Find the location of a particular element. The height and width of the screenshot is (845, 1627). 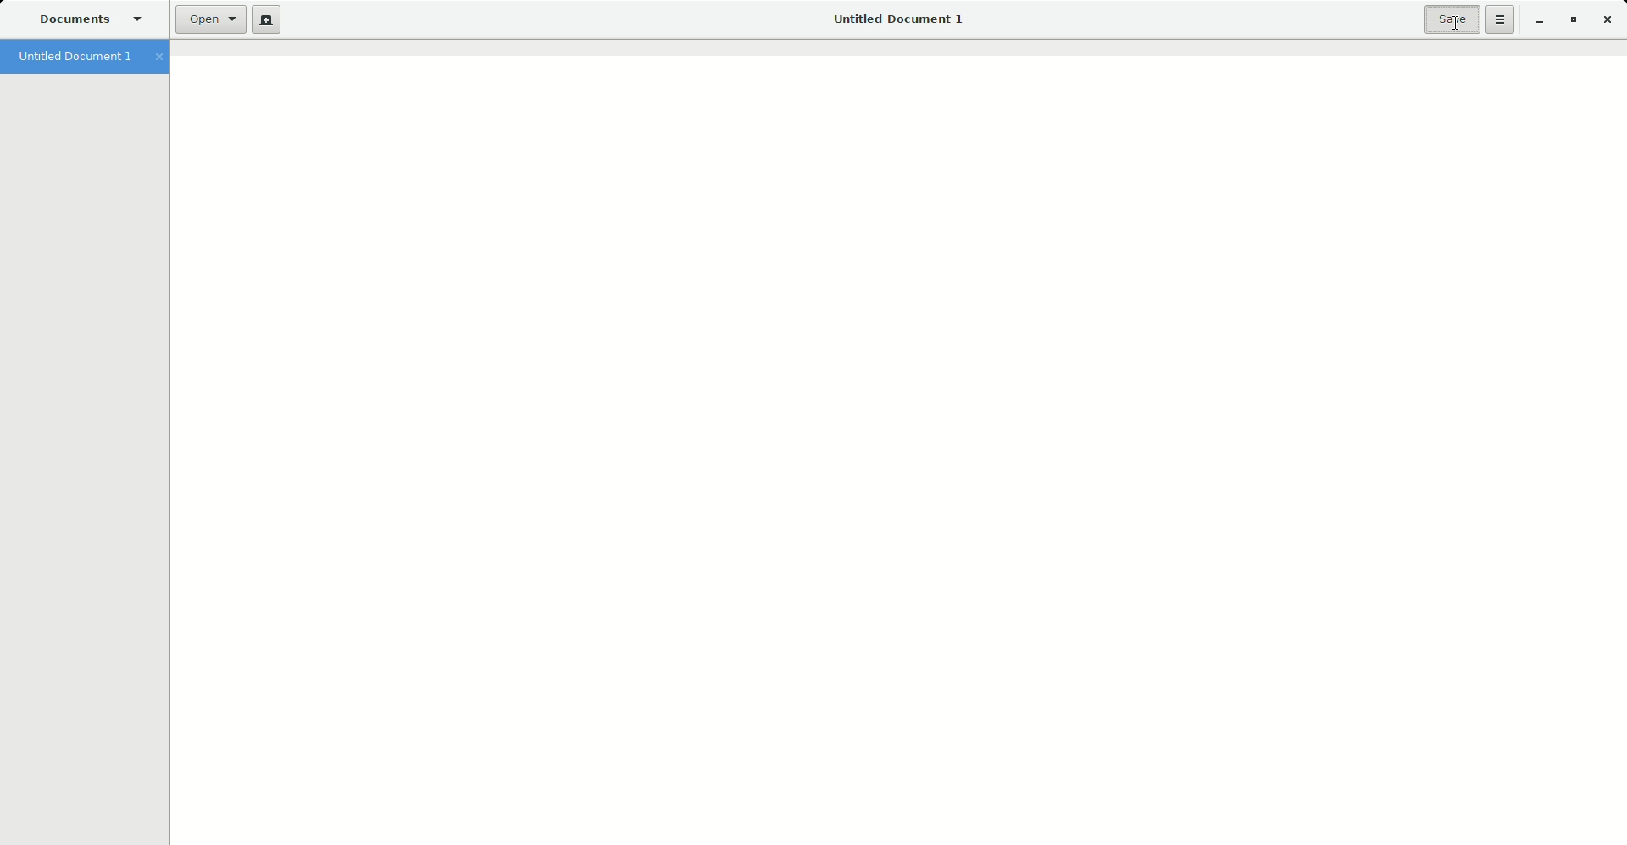

Cursor is located at coordinates (1457, 26).